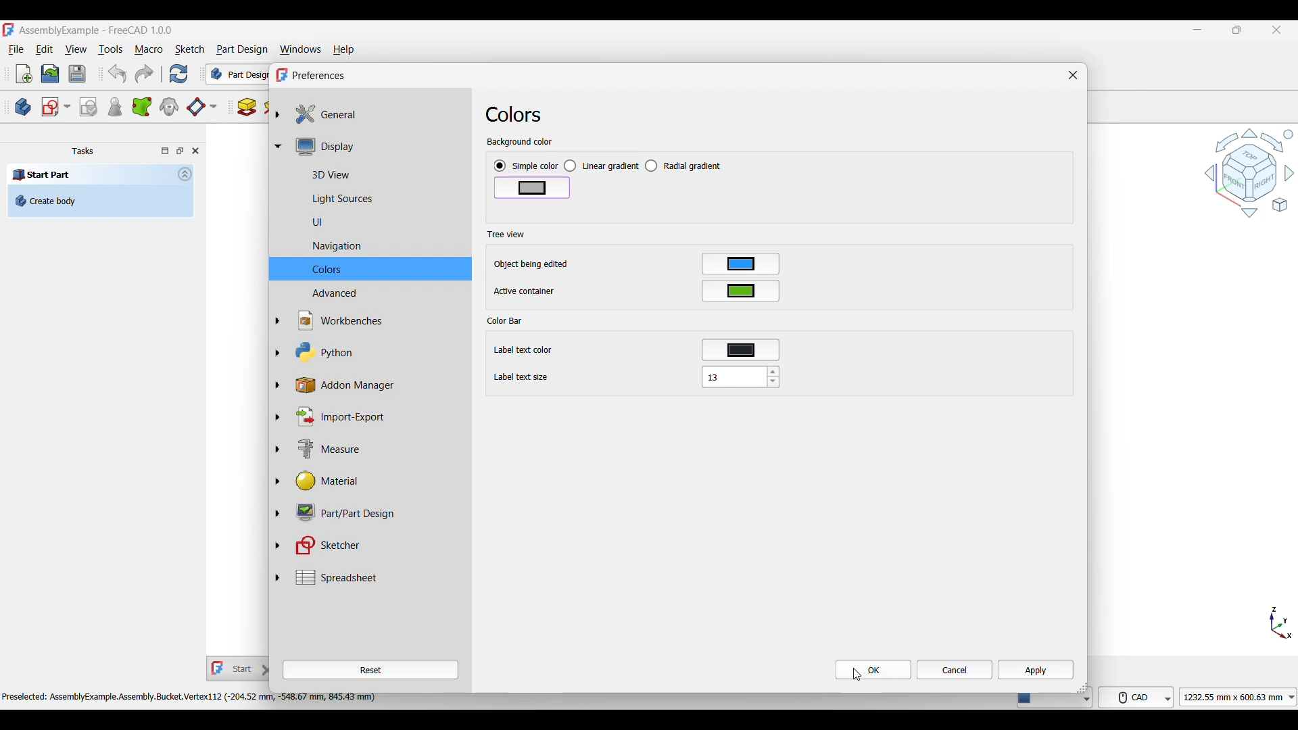 The width and height of the screenshot is (1298, 730). What do you see at coordinates (378, 114) in the screenshot?
I see `General settings` at bounding box center [378, 114].